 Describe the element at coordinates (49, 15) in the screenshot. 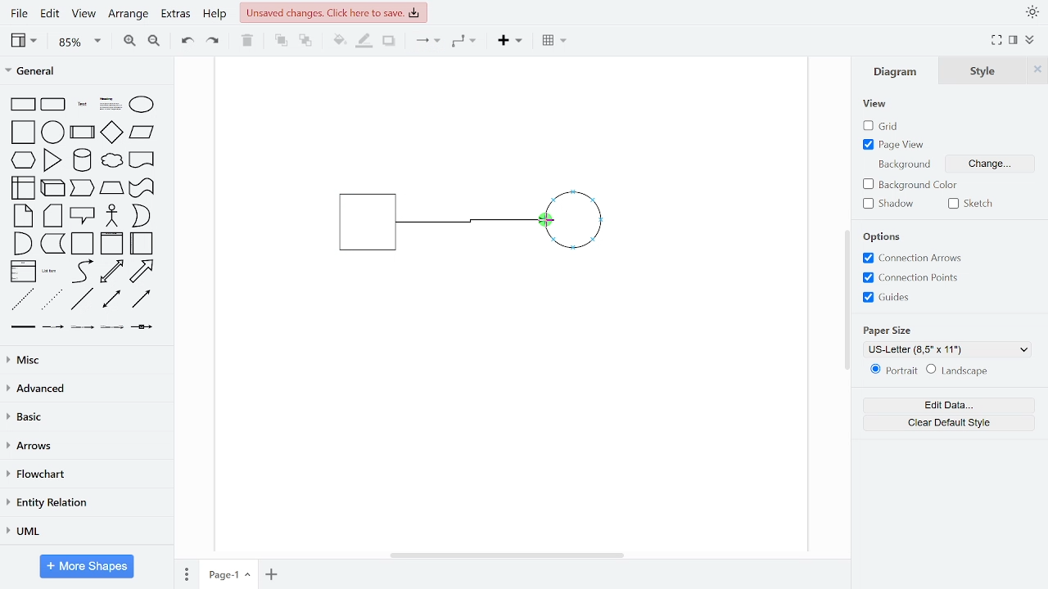

I see `edit` at that location.